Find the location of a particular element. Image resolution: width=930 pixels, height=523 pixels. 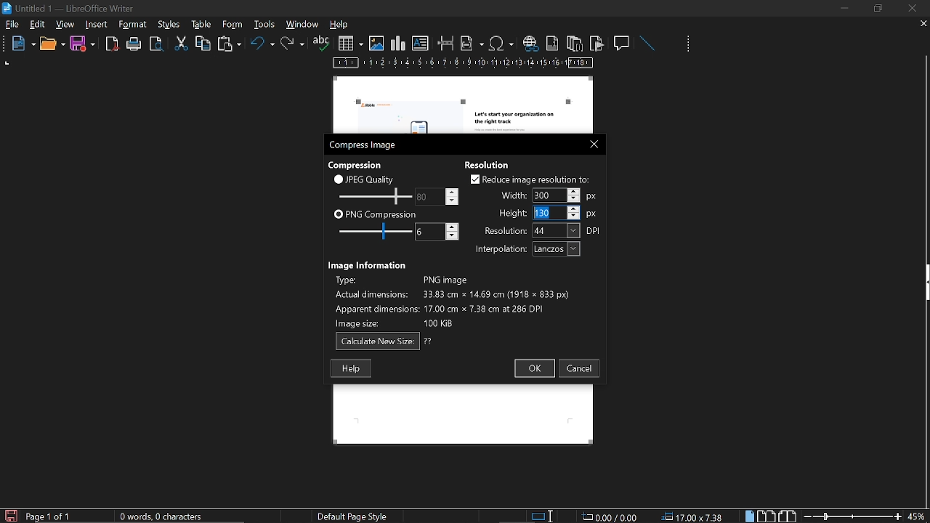

print is located at coordinates (134, 44).